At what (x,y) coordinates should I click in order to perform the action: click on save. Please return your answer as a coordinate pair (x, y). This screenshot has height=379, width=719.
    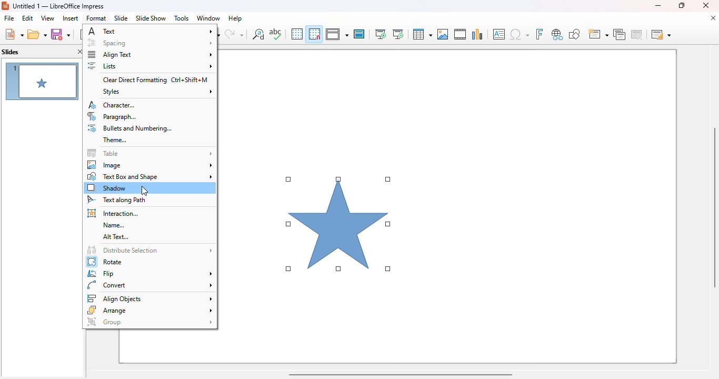
    Looking at the image, I should click on (61, 34).